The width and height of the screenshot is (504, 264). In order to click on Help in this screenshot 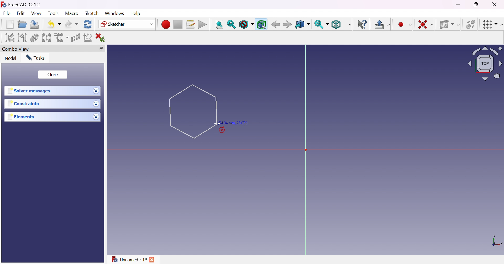, I will do `click(136, 14)`.